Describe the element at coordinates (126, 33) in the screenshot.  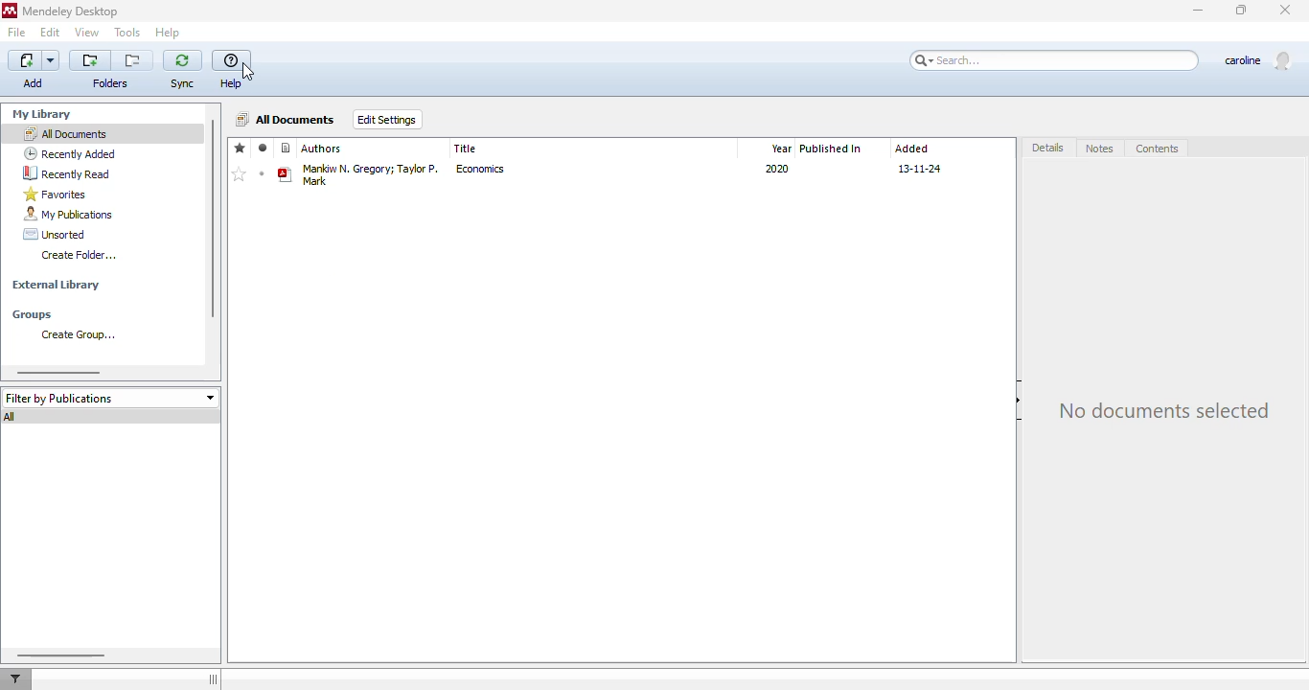
I see `tools` at that location.